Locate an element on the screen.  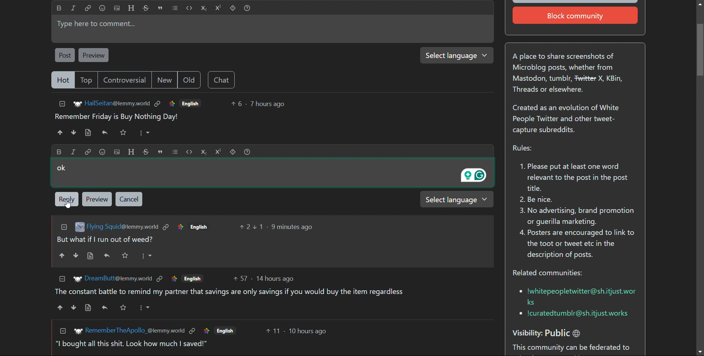
comment is located at coordinates (274, 293).